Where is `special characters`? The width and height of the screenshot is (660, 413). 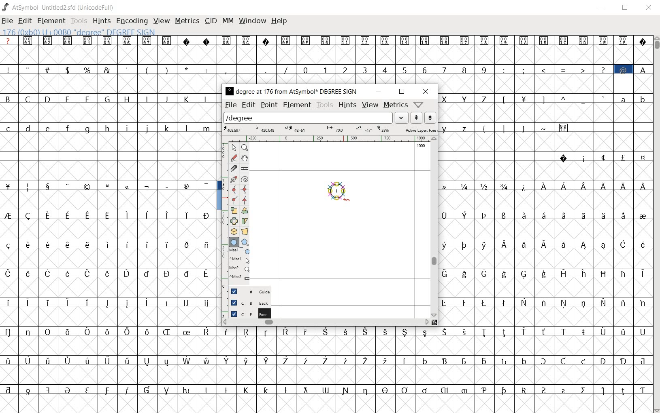 special characters is located at coordinates (602, 157).